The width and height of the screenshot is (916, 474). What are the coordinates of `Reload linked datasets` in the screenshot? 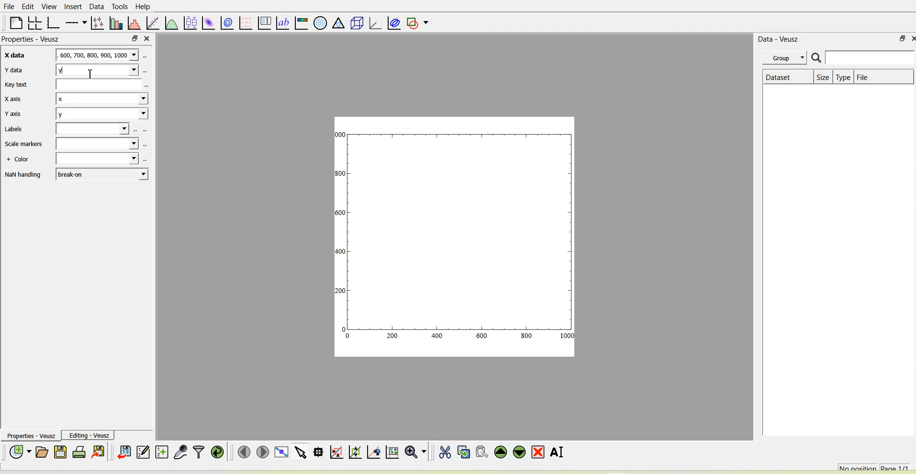 It's located at (218, 451).